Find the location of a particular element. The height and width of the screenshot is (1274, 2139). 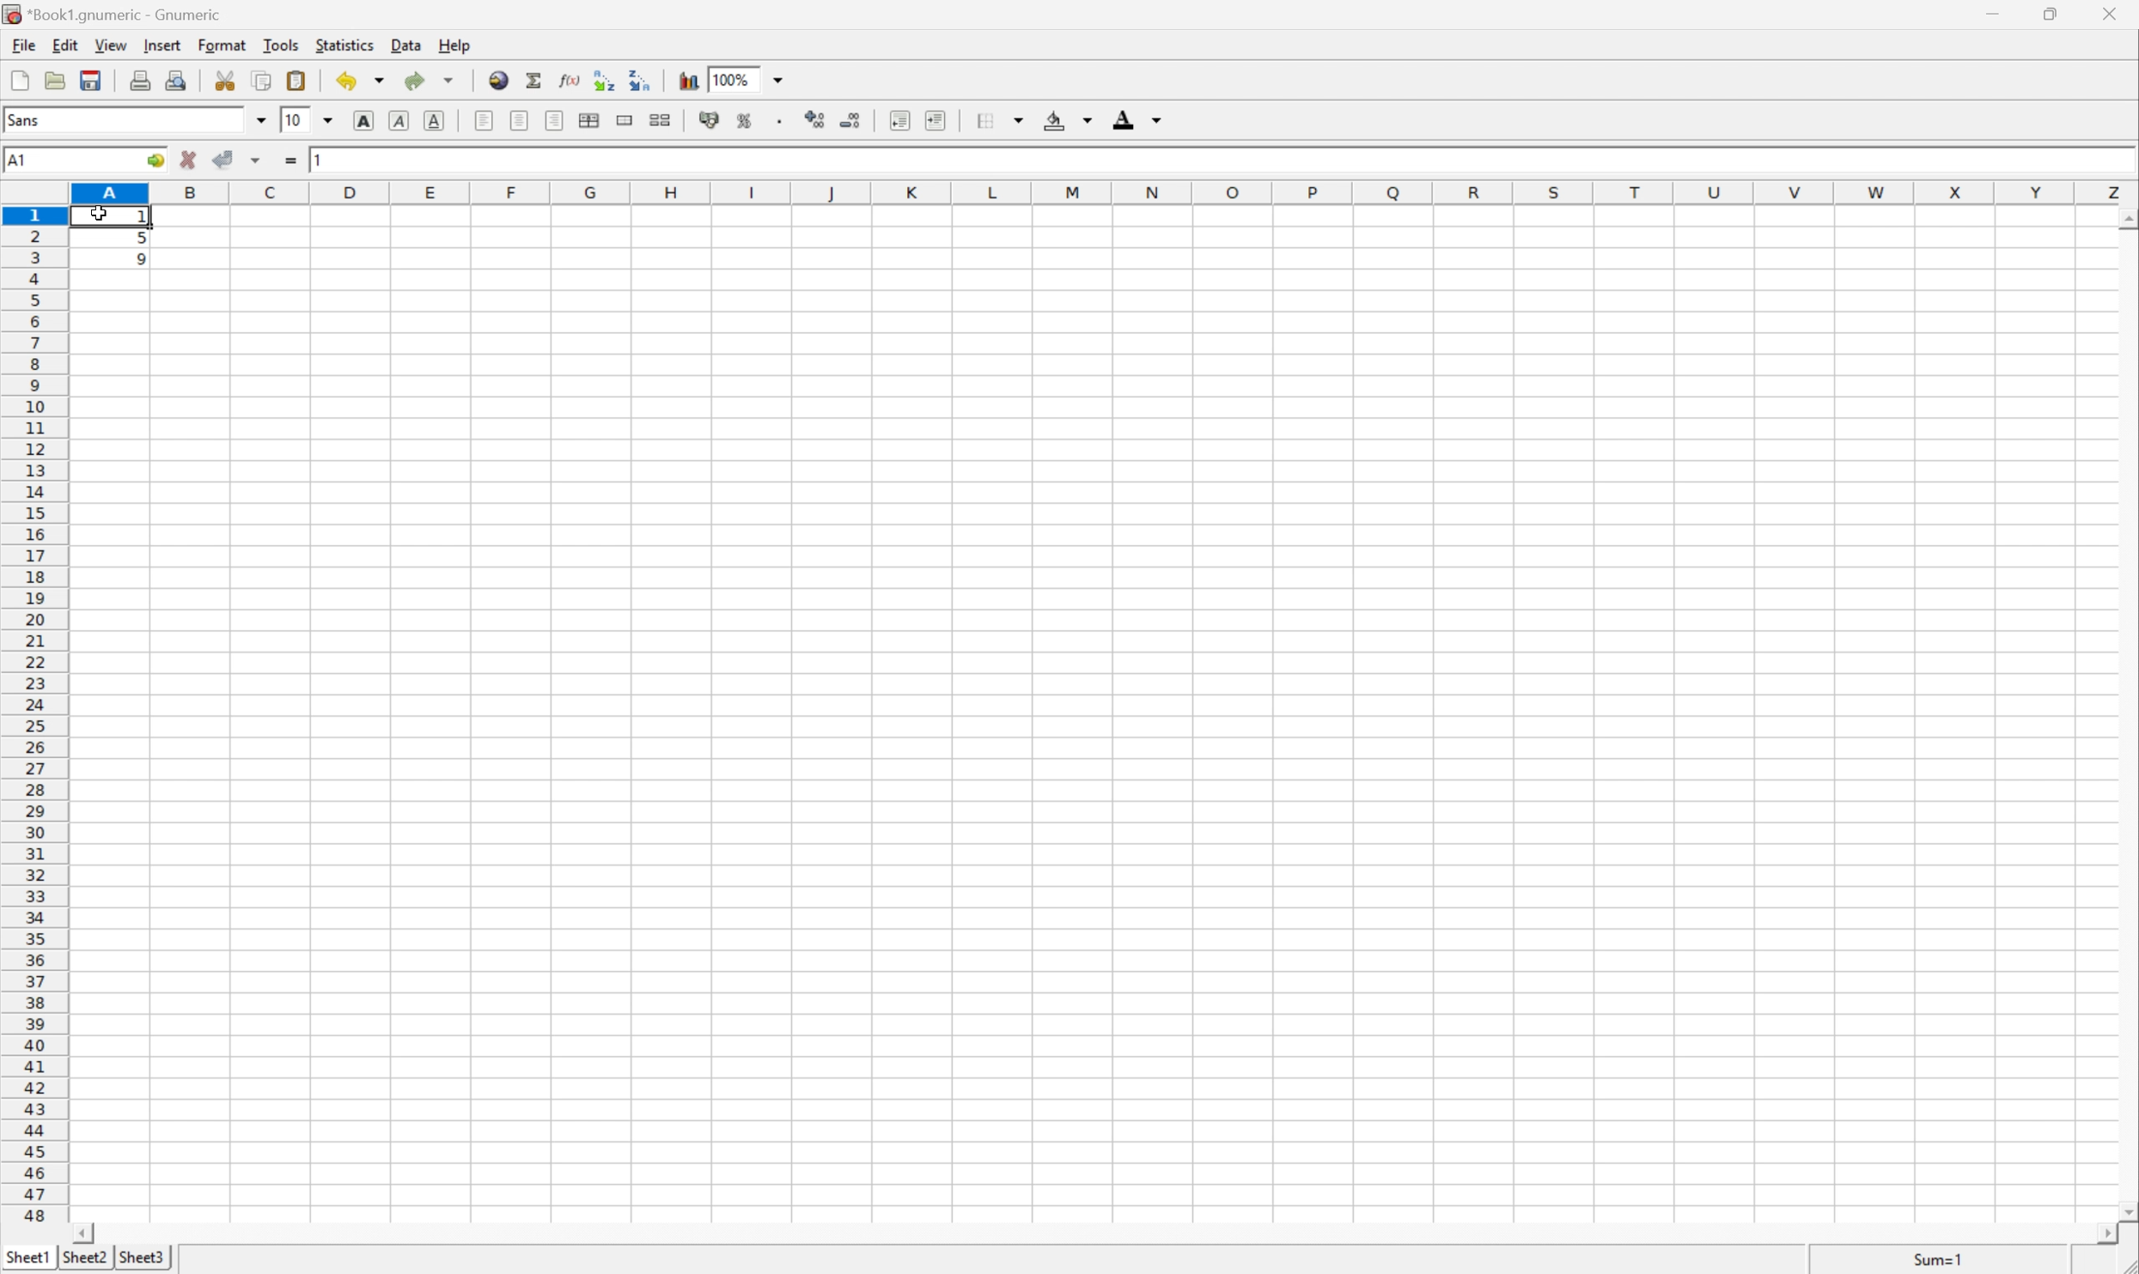

increase indent is located at coordinates (937, 120).